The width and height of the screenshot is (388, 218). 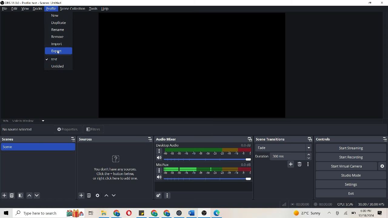 What do you see at coordinates (169, 139) in the screenshot?
I see `audio mixer` at bounding box center [169, 139].